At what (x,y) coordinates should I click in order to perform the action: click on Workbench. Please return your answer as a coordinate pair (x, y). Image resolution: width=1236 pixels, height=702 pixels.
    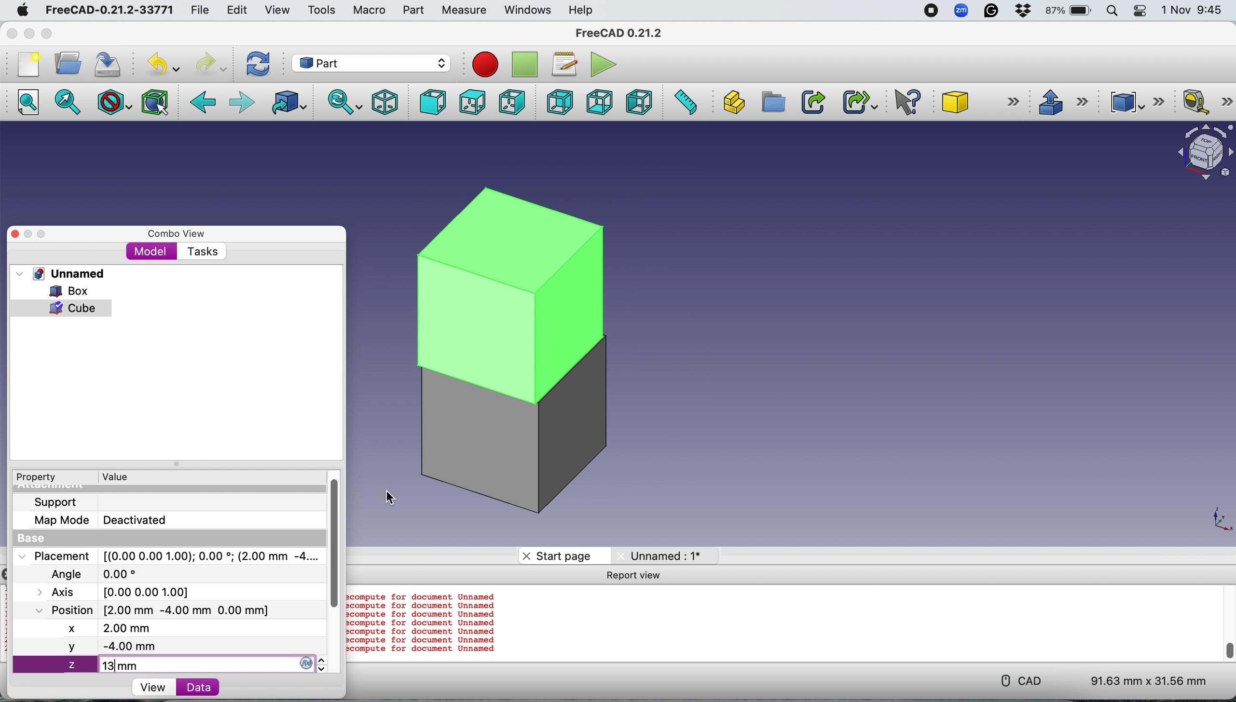
    Looking at the image, I should click on (371, 62).